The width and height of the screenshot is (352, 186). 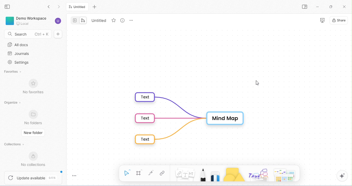 What do you see at coordinates (318, 7) in the screenshot?
I see `minimize` at bounding box center [318, 7].